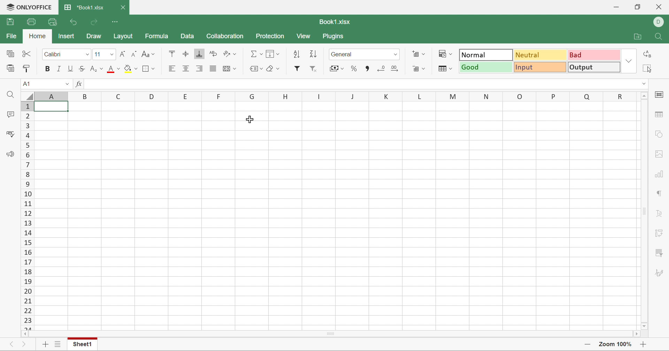  I want to click on Close, so click(658, 7).